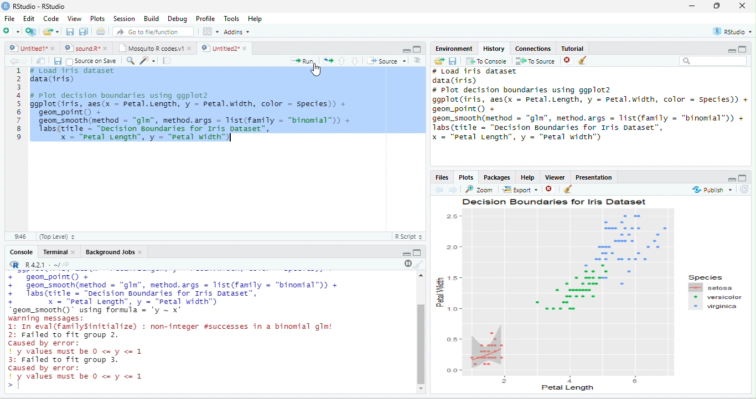  What do you see at coordinates (51, 32) in the screenshot?
I see `open file` at bounding box center [51, 32].